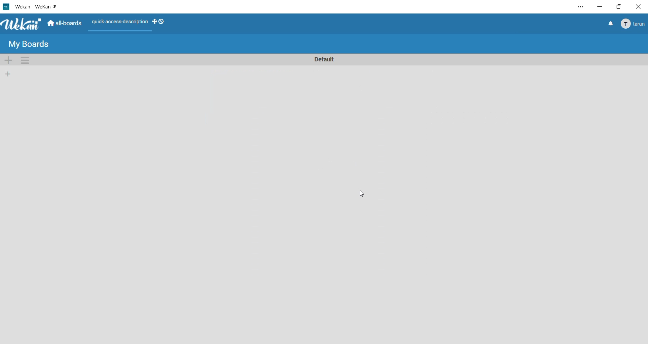  Describe the element at coordinates (7, 75) in the screenshot. I see `add list` at that location.